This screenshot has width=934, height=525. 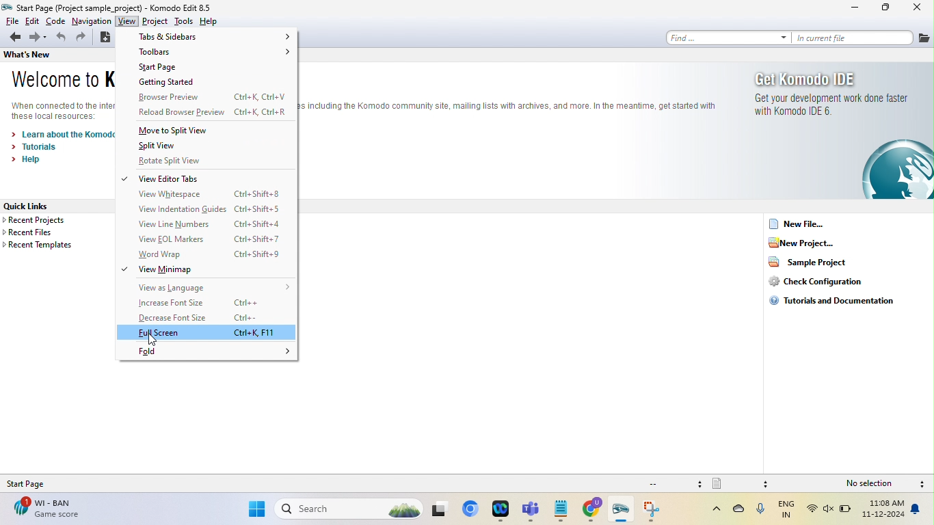 I want to click on one drive, so click(x=739, y=511).